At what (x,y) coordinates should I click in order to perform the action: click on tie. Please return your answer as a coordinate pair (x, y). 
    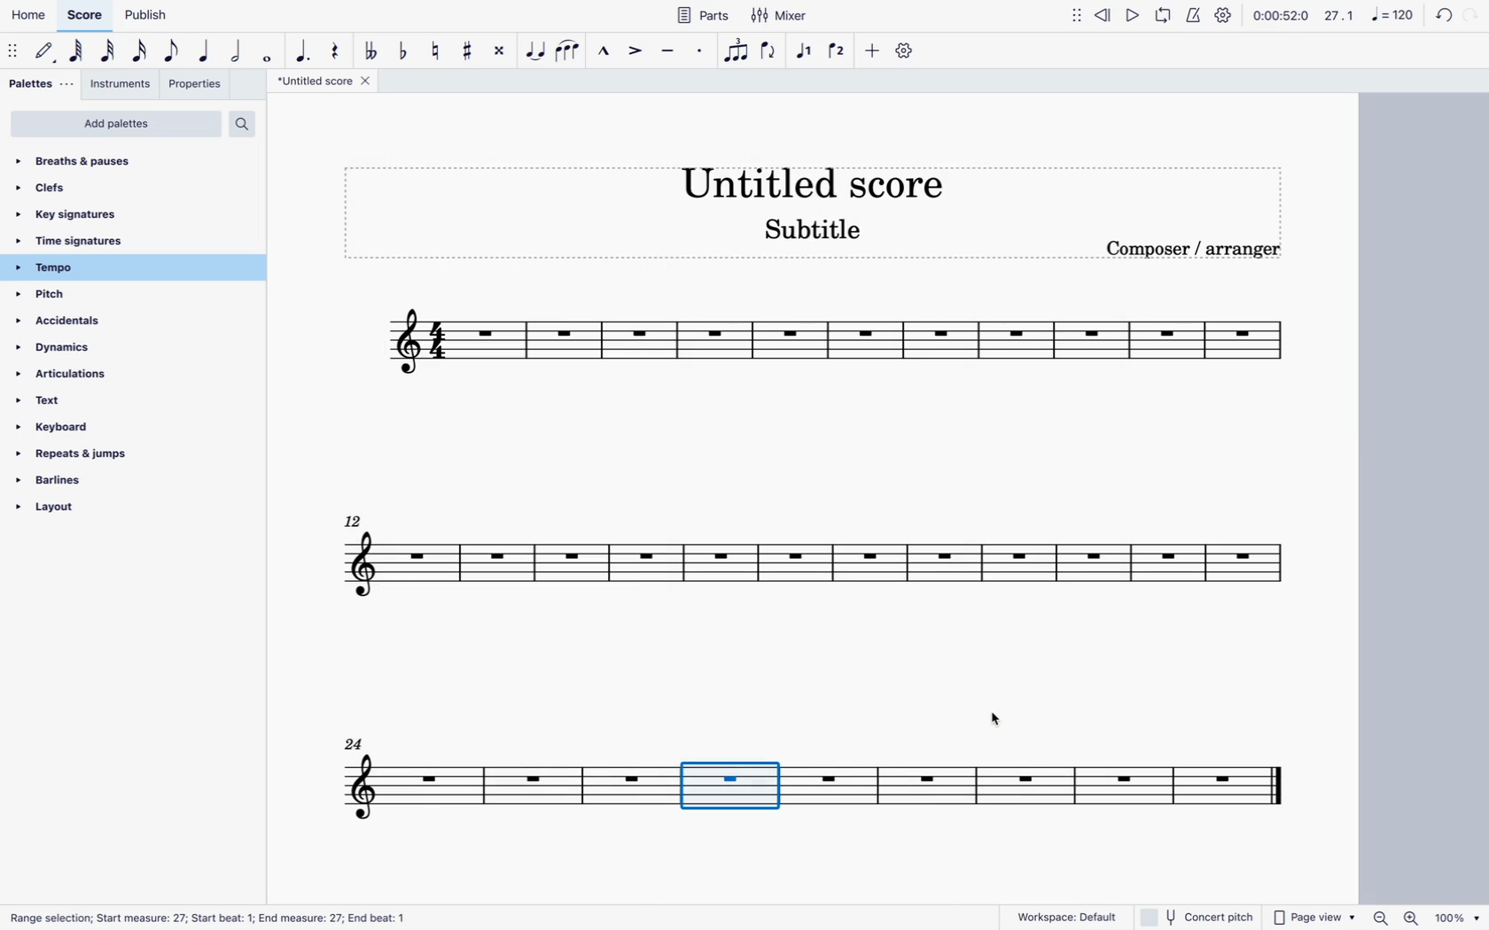
    Looking at the image, I should click on (532, 53).